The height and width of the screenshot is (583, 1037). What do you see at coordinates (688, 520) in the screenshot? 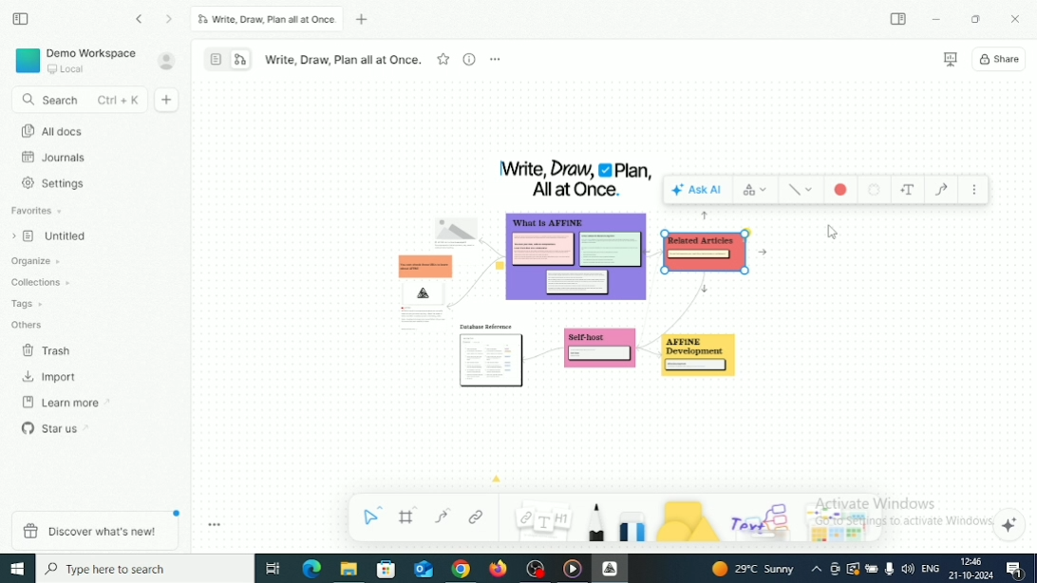
I see `Shape` at bounding box center [688, 520].